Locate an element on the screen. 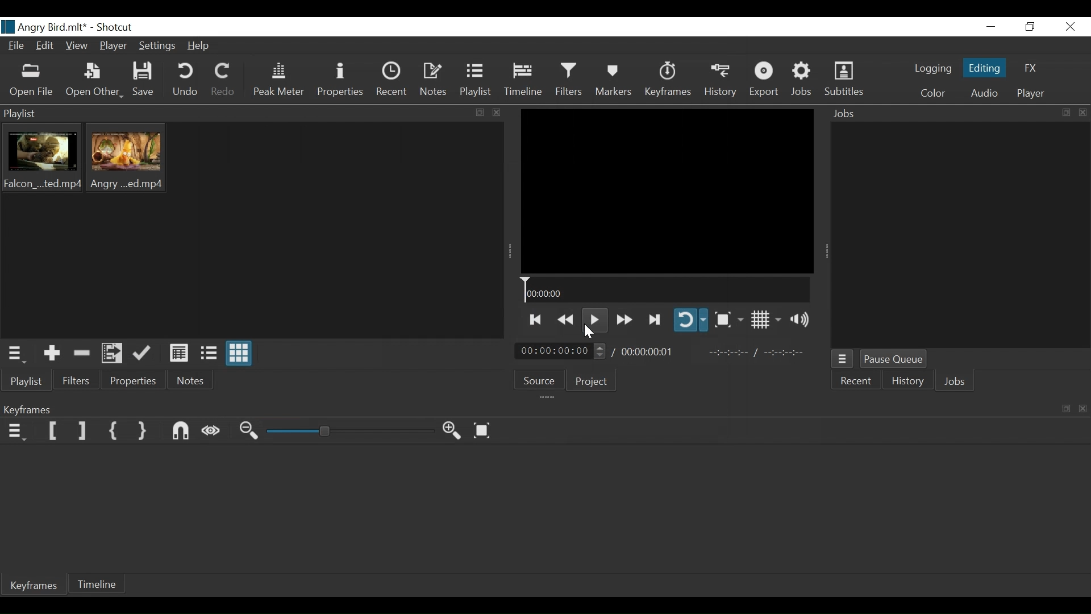  Recent is located at coordinates (392, 81).